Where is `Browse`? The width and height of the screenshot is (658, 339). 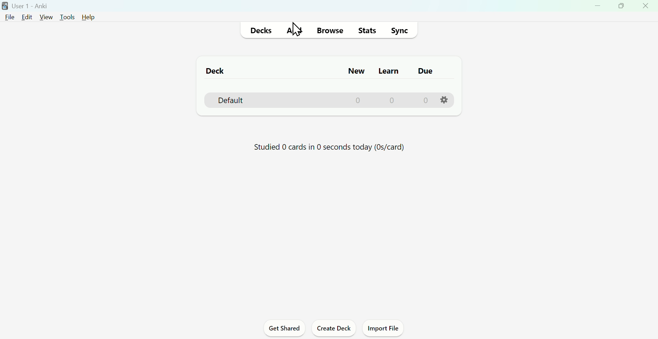 Browse is located at coordinates (331, 30).